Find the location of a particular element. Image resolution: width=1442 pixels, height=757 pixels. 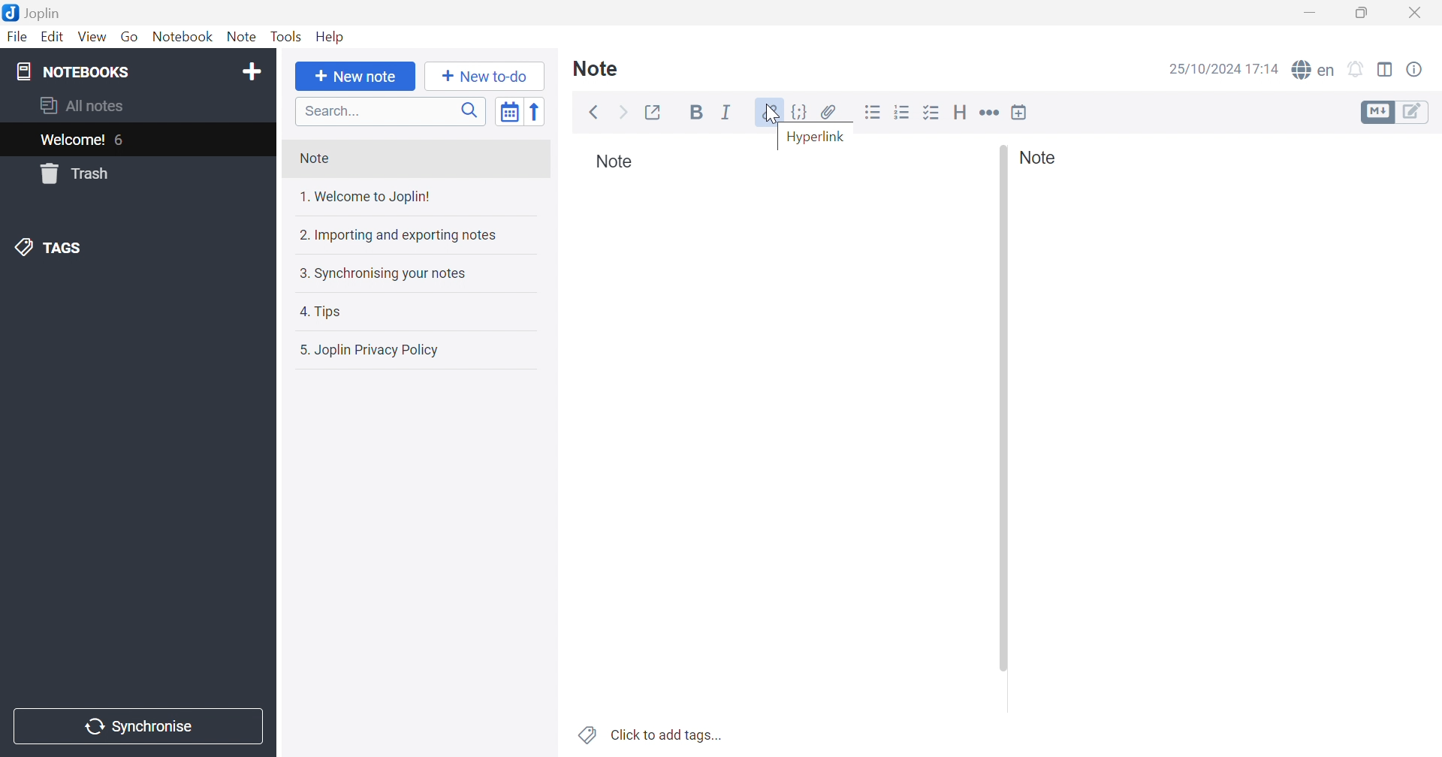

Heading is located at coordinates (961, 113).